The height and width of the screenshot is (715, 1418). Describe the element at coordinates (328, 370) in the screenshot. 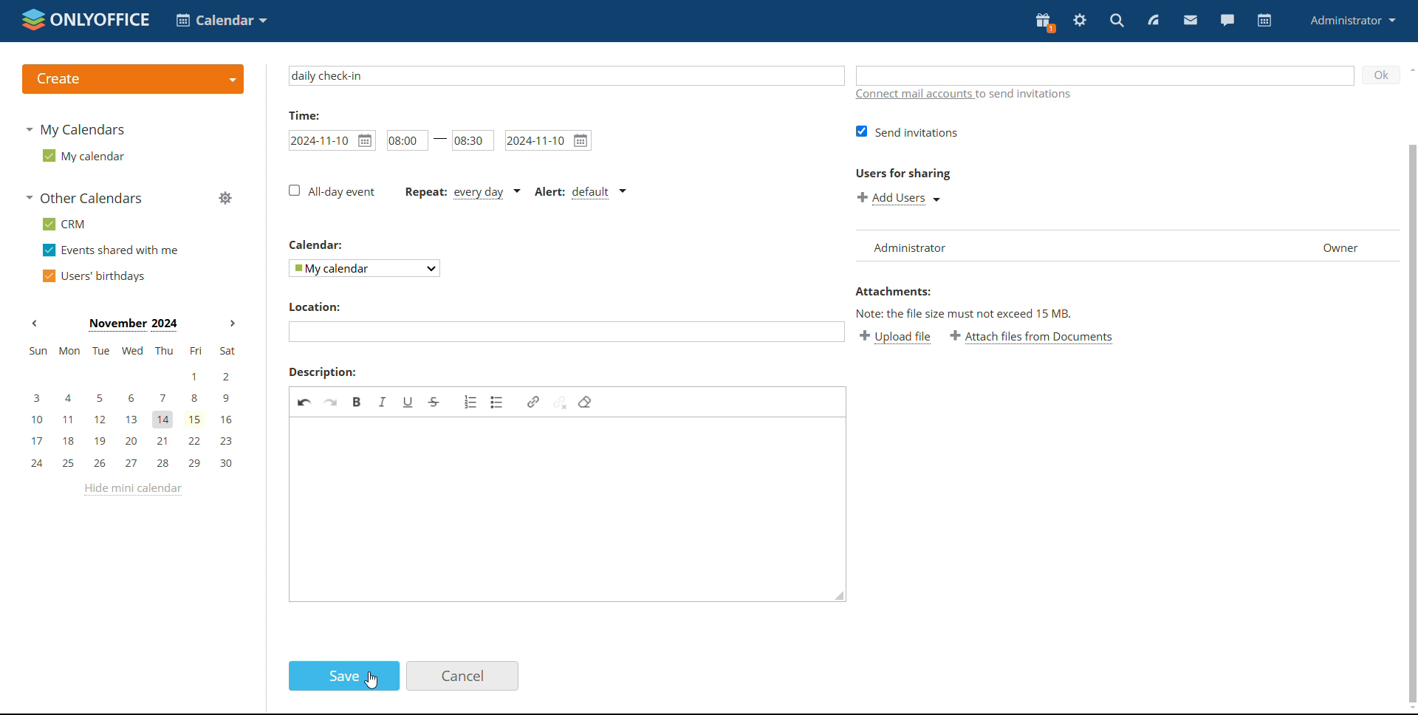

I see `description:` at that location.